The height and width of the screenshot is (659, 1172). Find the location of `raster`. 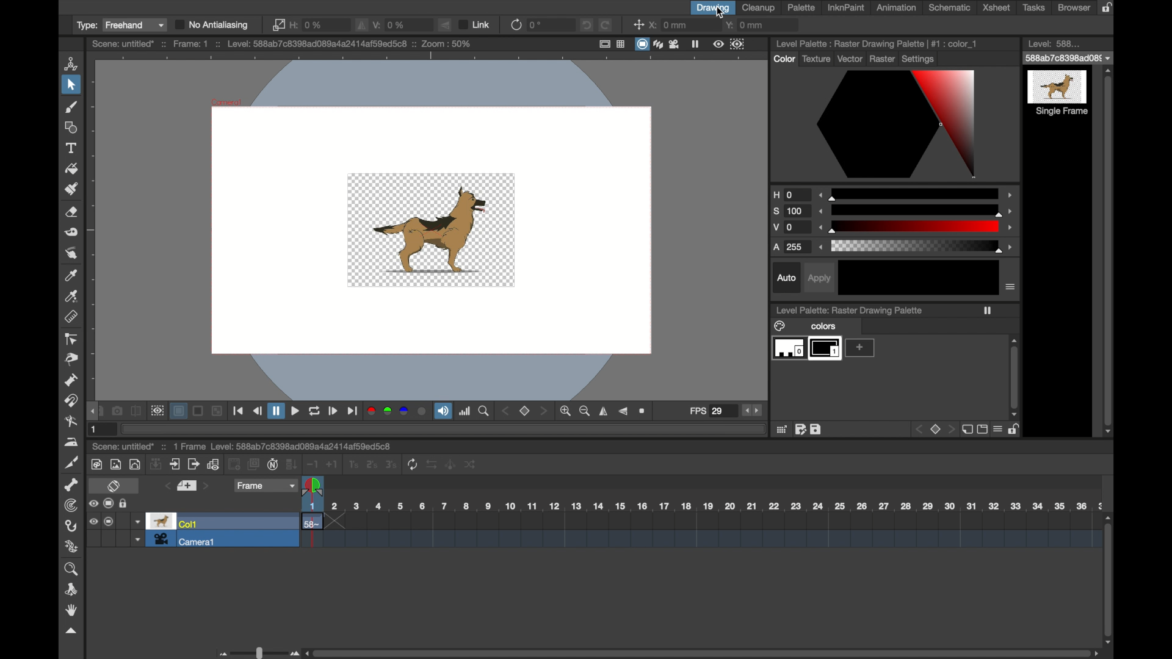

raster is located at coordinates (882, 60).